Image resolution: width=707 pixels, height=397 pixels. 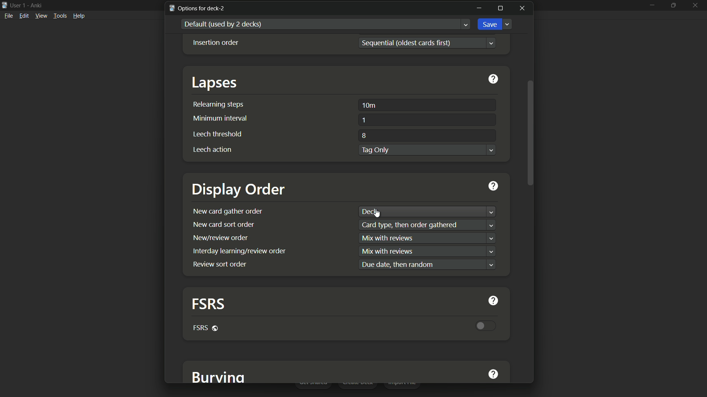 I want to click on app name, so click(x=36, y=6).